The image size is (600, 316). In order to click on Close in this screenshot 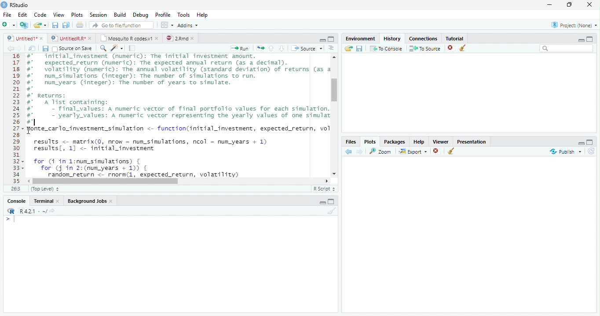, I will do `click(590, 5)`.